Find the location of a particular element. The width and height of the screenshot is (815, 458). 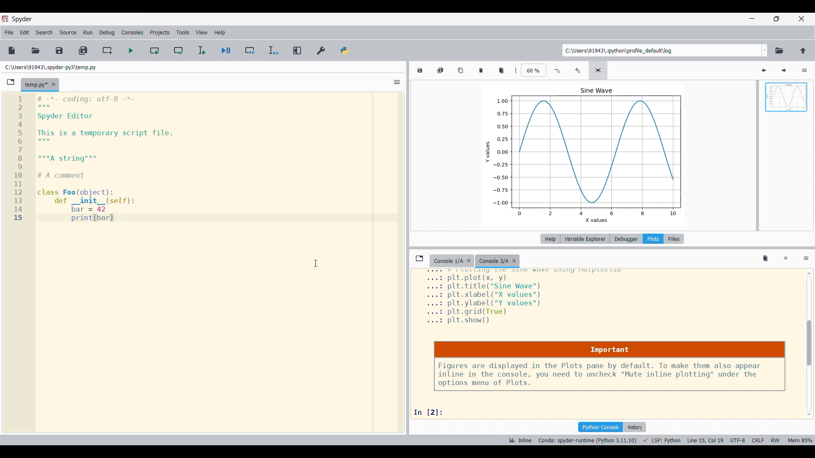

Consoles menu is located at coordinates (132, 33).